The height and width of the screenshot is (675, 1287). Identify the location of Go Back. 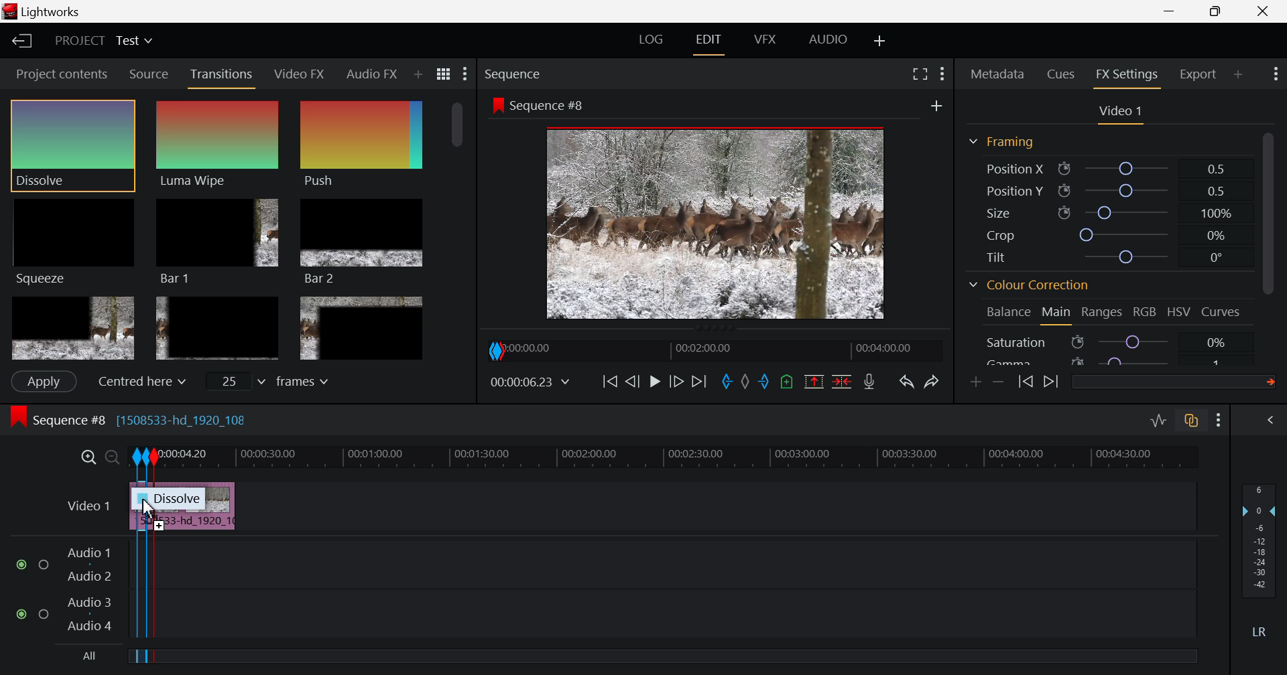
(632, 381).